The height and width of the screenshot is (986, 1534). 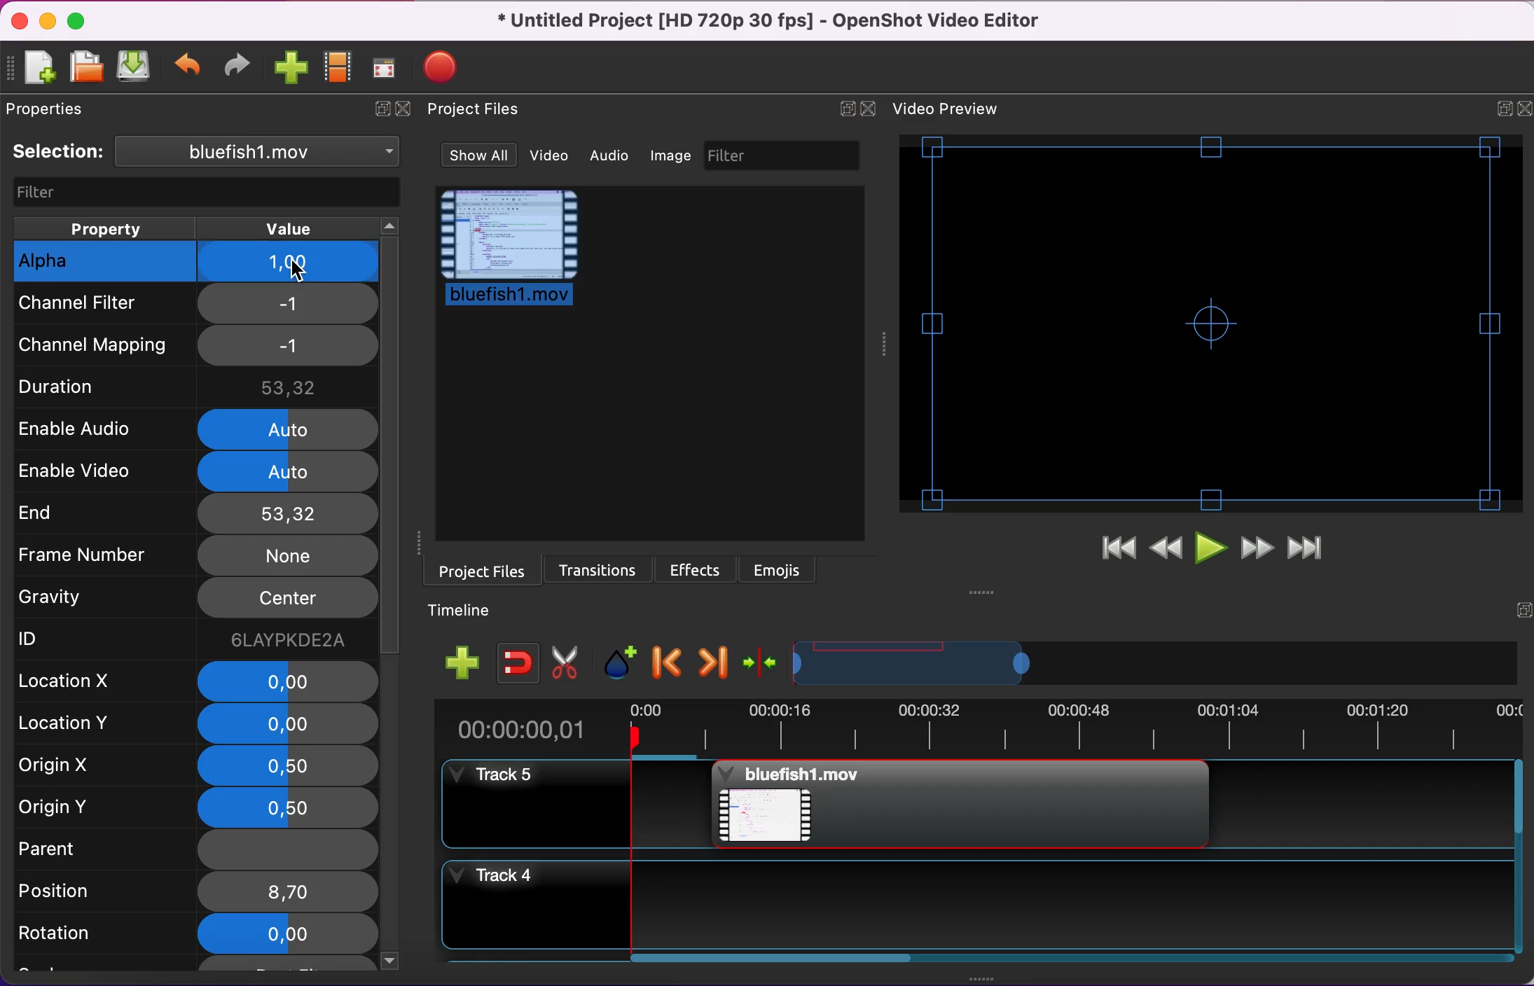 What do you see at coordinates (101, 557) in the screenshot?
I see `frame number` at bounding box center [101, 557].